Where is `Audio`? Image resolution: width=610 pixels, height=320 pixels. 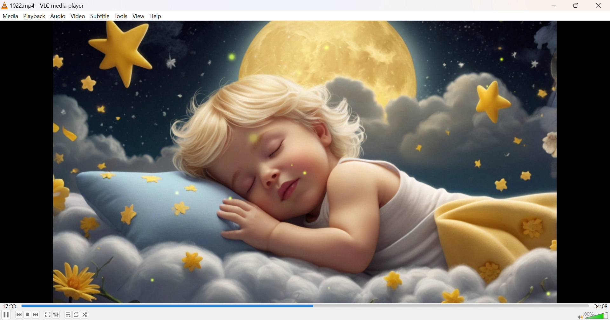 Audio is located at coordinates (58, 16).